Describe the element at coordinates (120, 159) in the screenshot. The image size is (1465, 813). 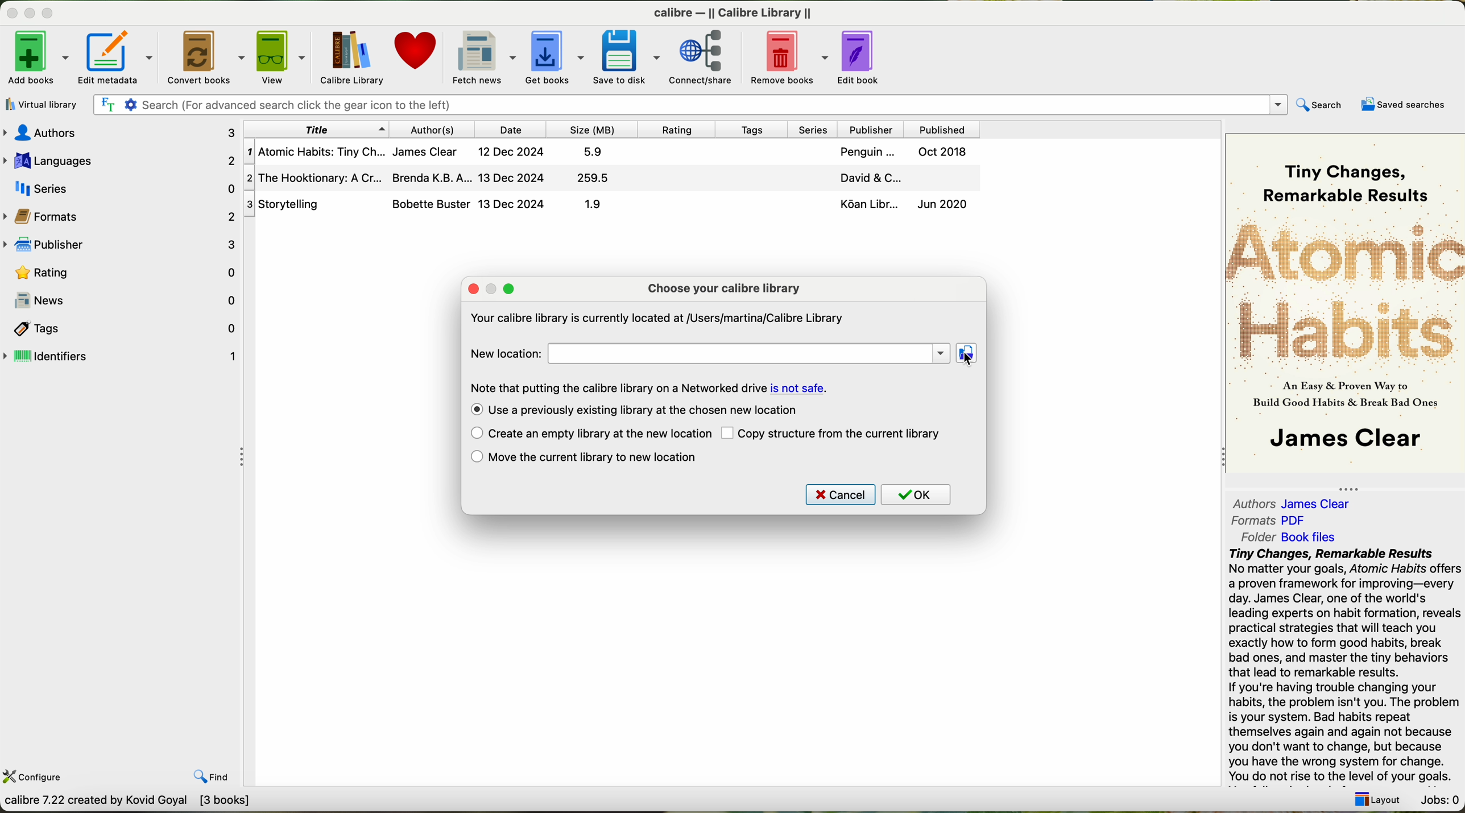
I see `languages` at that location.